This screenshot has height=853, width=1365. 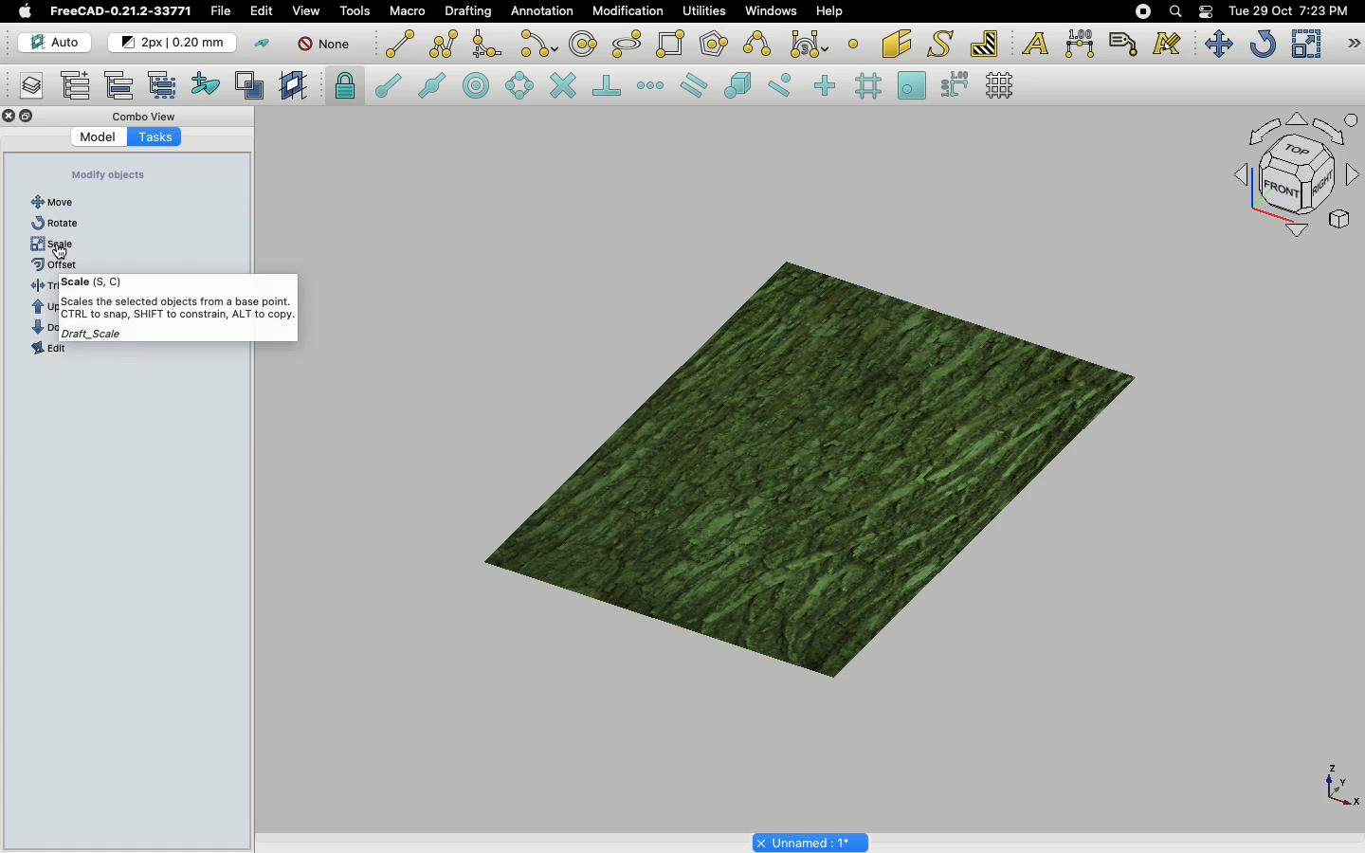 What do you see at coordinates (1289, 11) in the screenshot?
I see `Date/time` at bounding box center [1289, 11].